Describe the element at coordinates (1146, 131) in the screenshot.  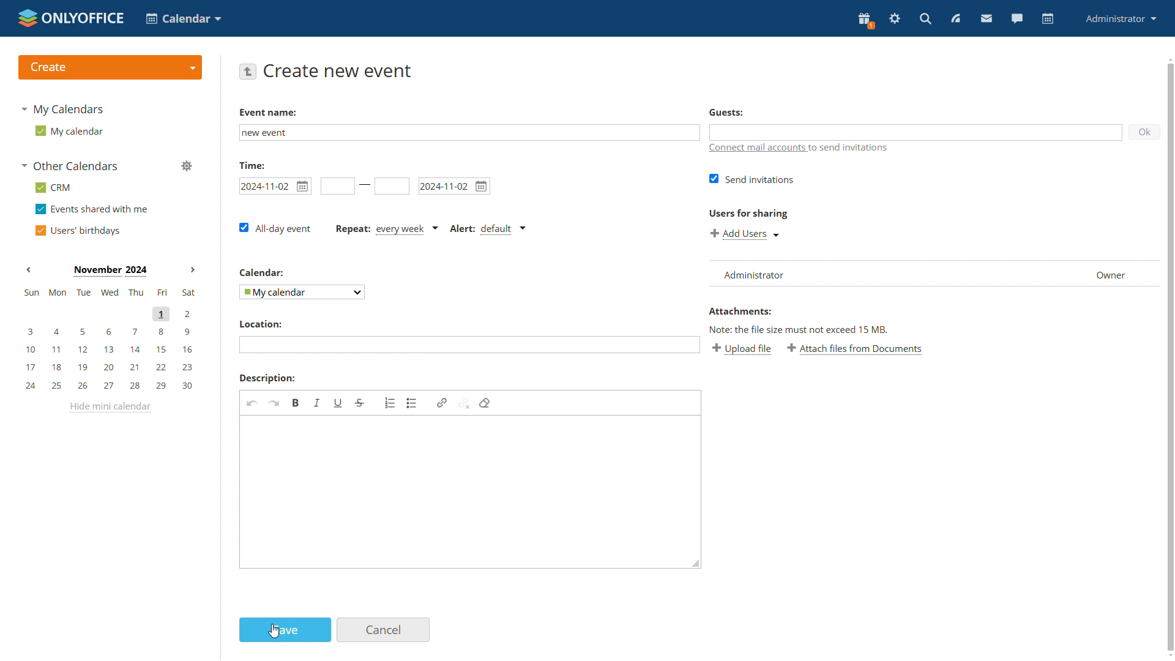
I see `ok` at that location.